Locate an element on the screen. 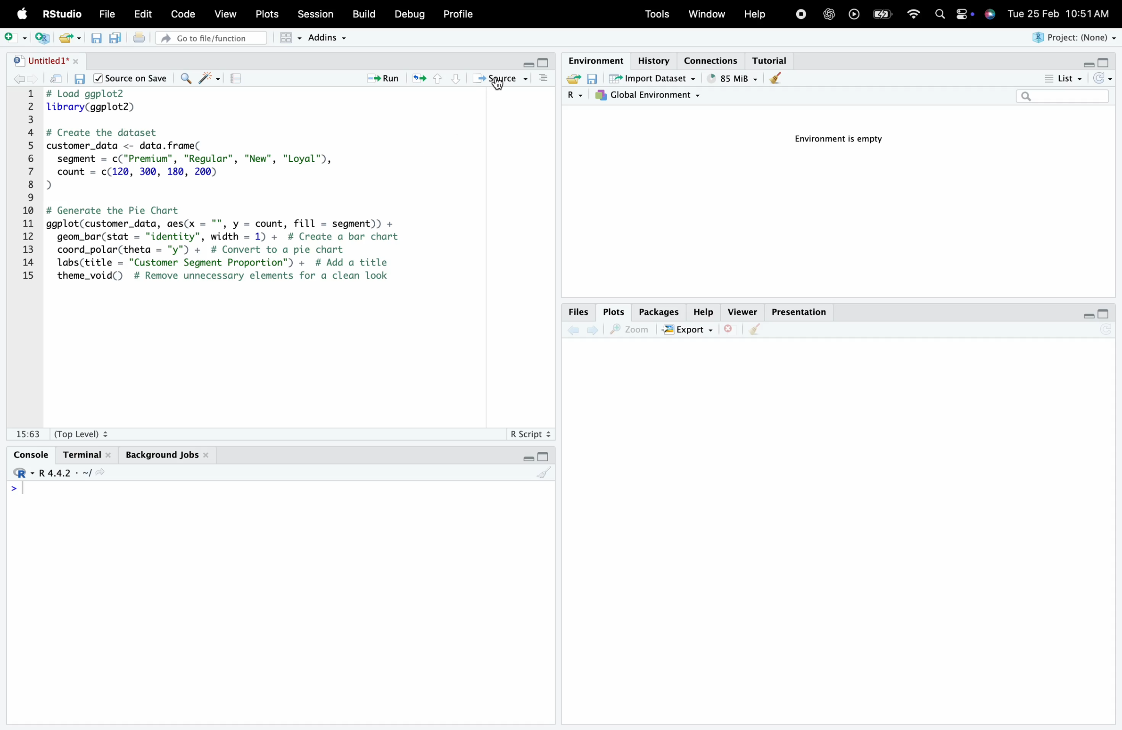 Image resolution: width=1122 pixels, height=730 pixels. Terminal is located at coordinates (86, 452).